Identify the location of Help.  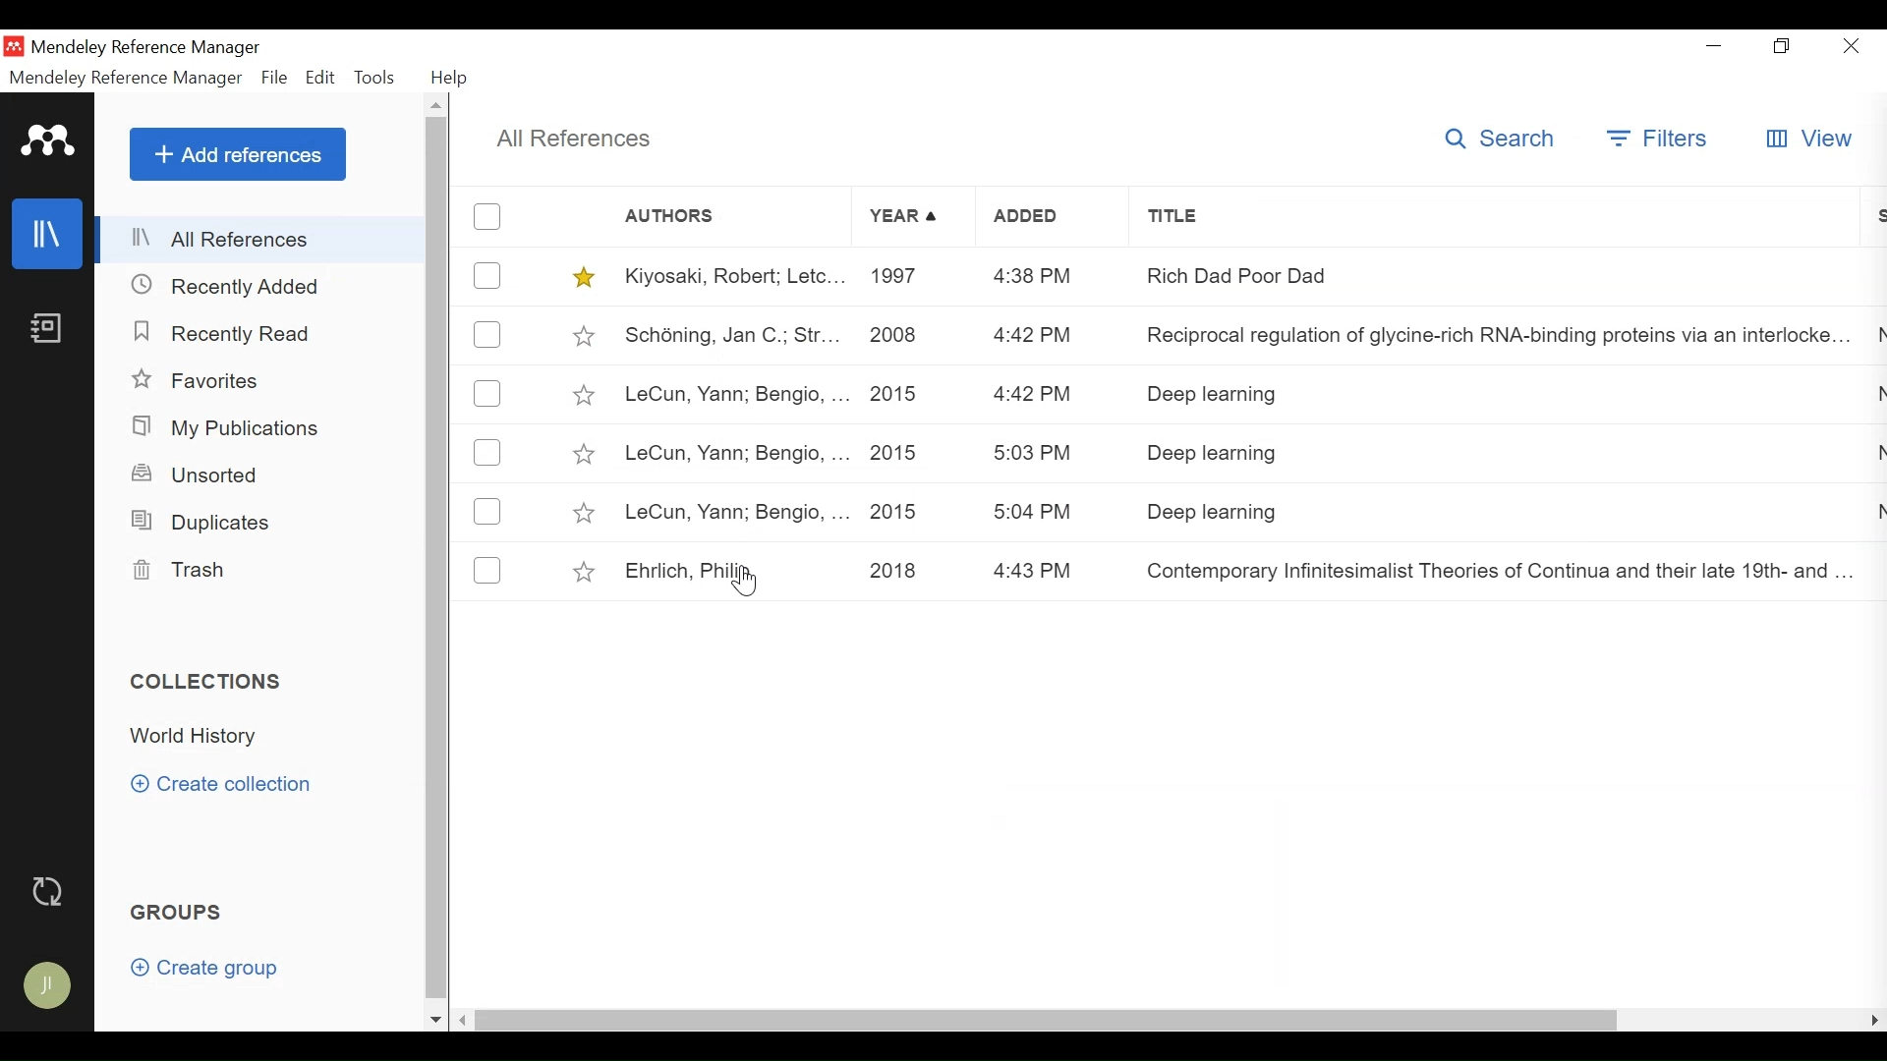
(449, 78).